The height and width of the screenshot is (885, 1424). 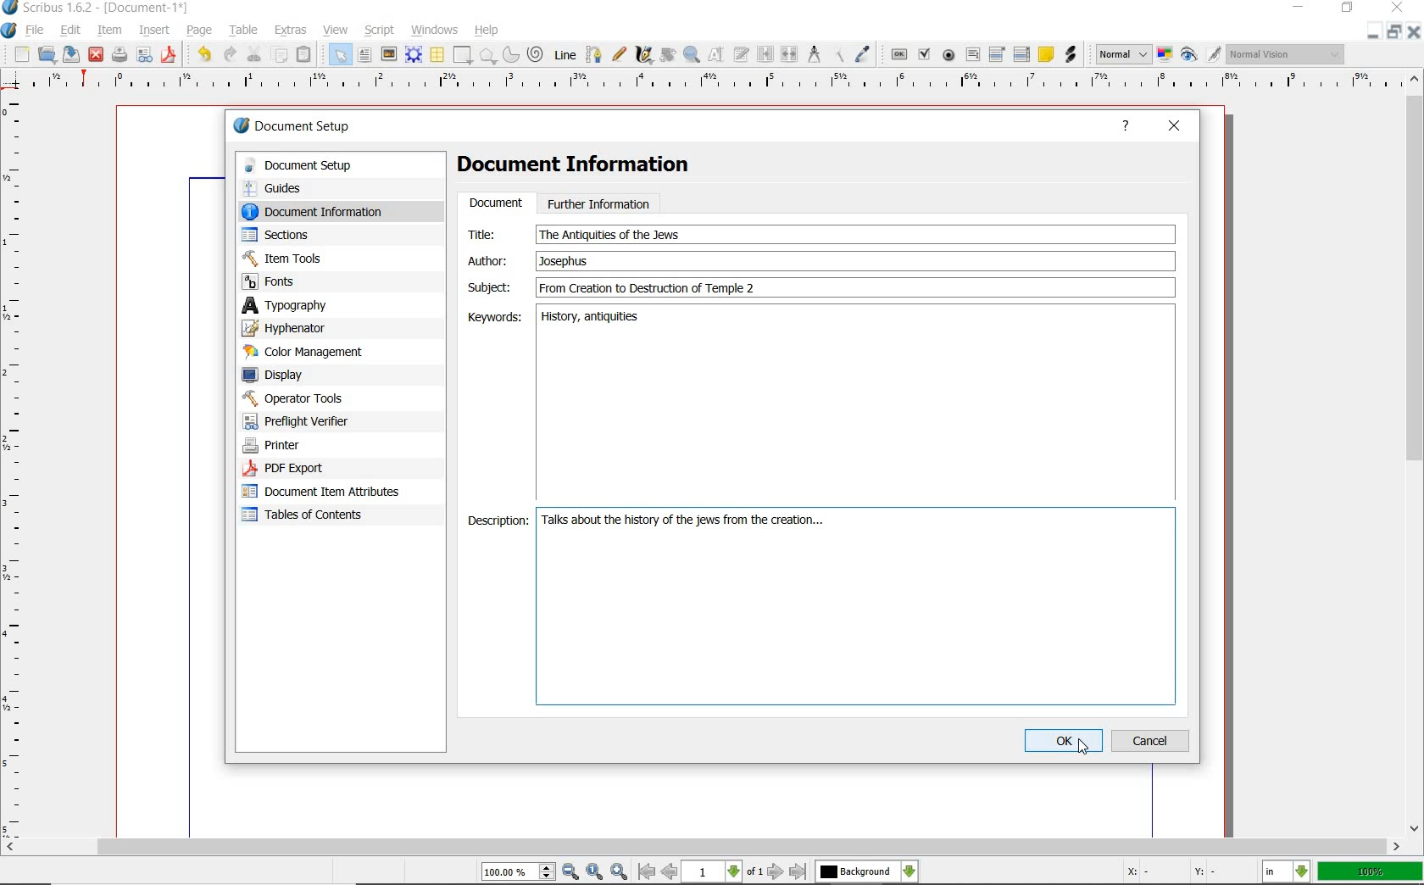 I want to click on author:, so click(x=491, y=260).